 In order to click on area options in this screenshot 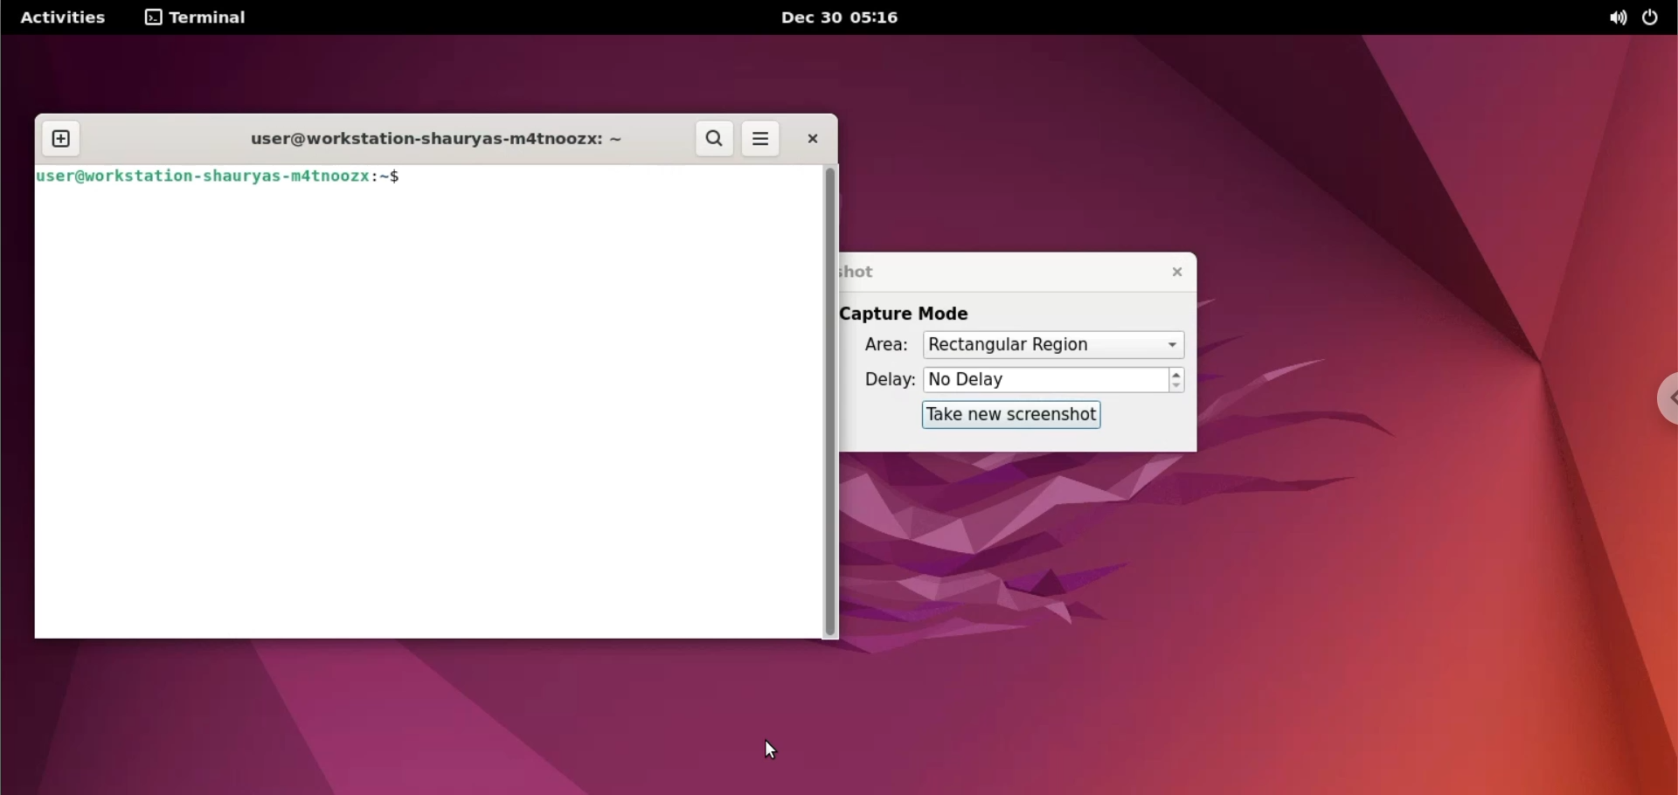, I will do `click(1053, 345)`.